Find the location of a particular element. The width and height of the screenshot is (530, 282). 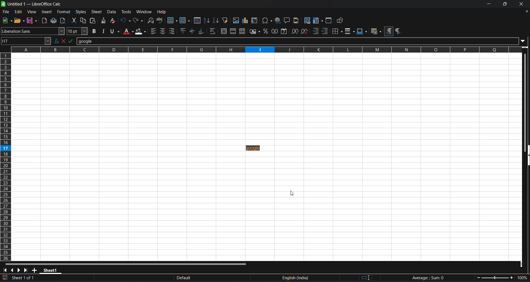

remove decimal place is located at coordinates (305, 31).